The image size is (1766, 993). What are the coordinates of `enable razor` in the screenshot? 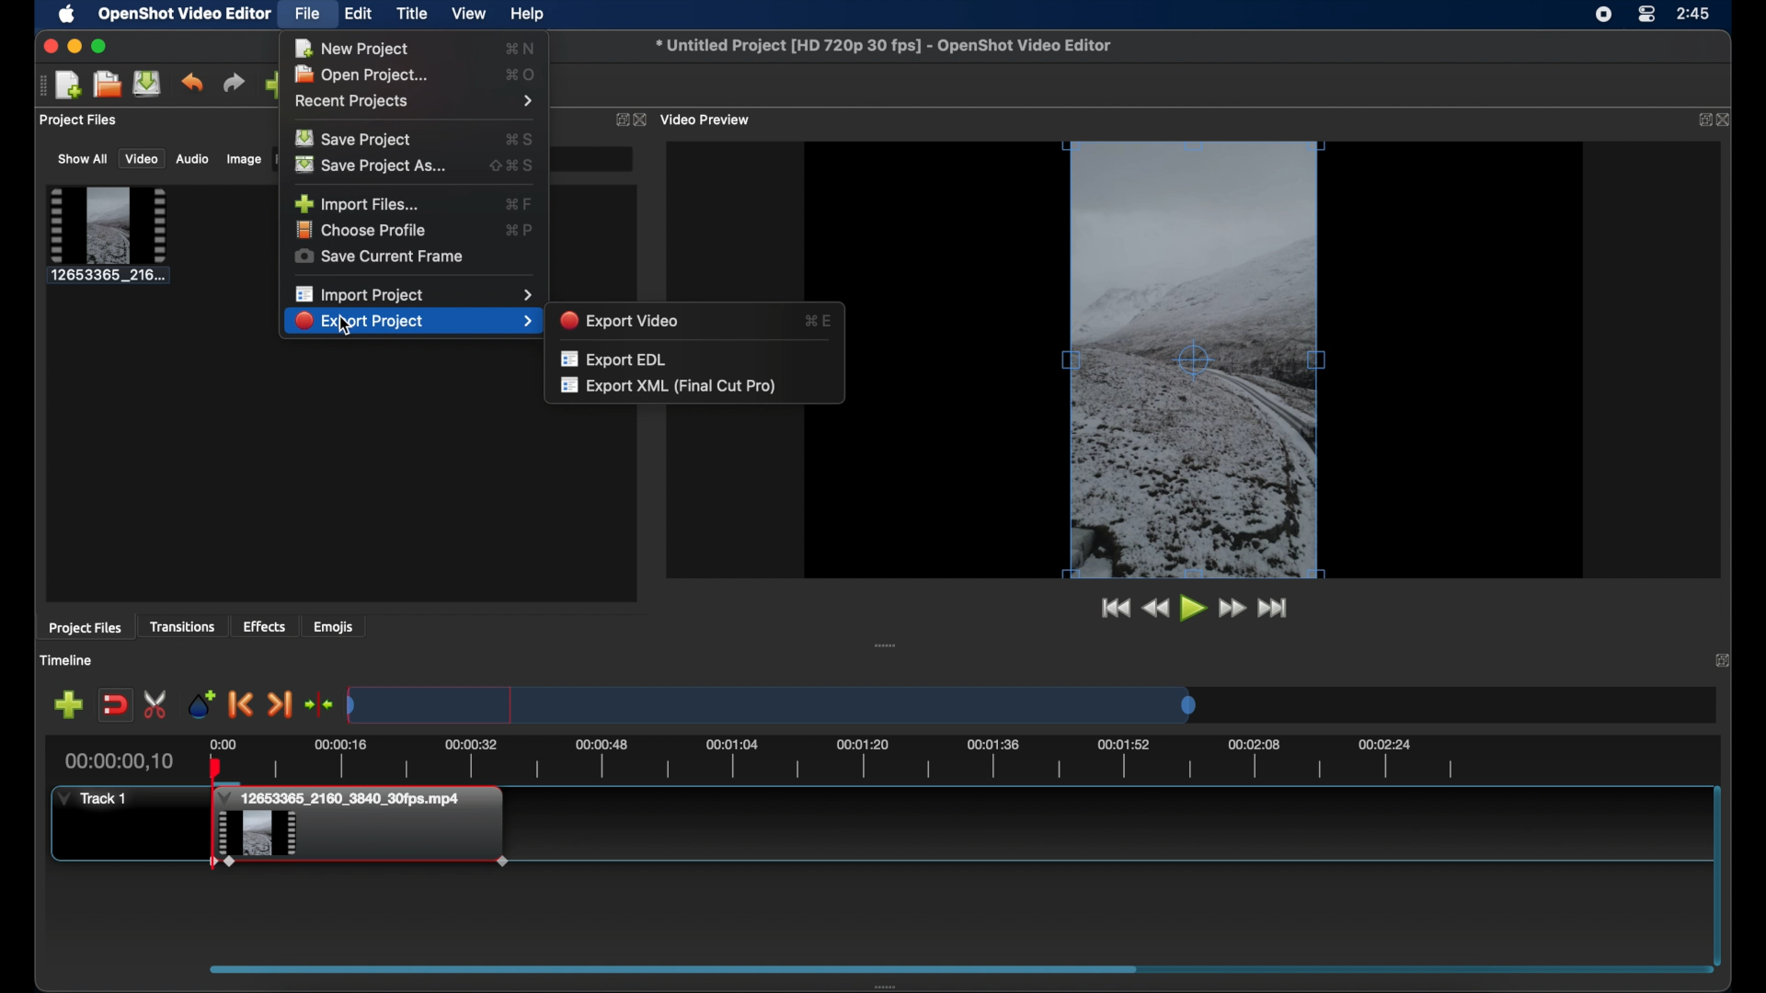 It's located at (157, 703).